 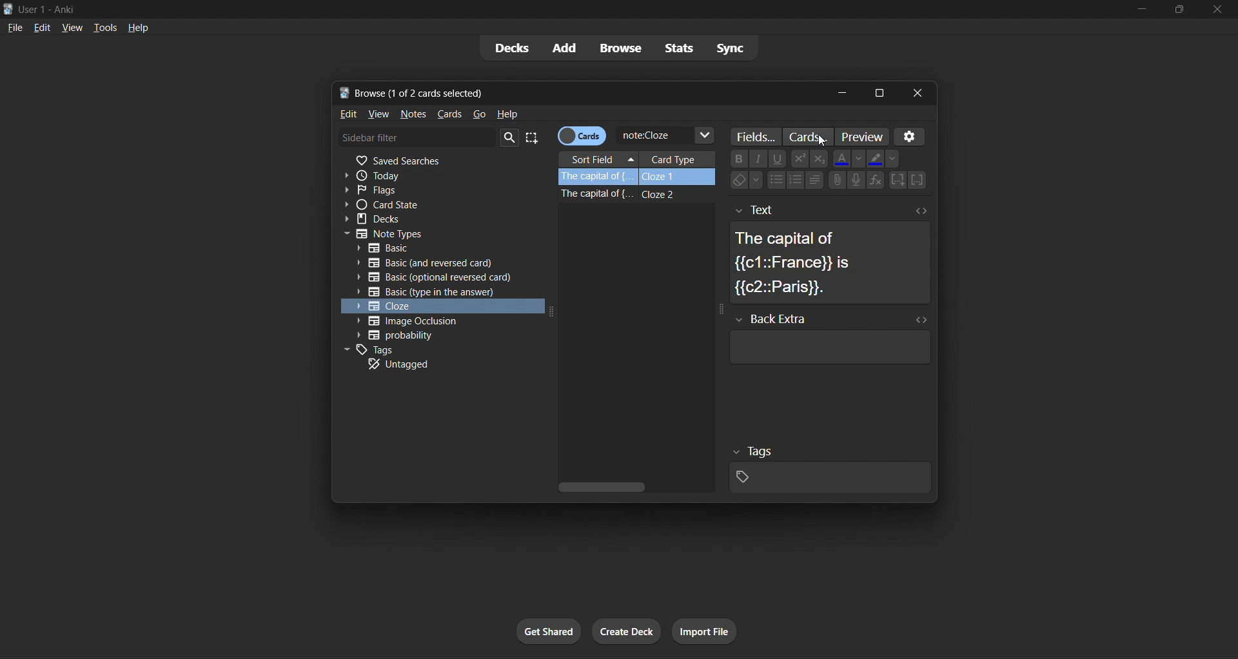 What do you see at coordinates (436, 206) in the screenshot?
I see `card state filter expand` at bounding box center [436, 206].